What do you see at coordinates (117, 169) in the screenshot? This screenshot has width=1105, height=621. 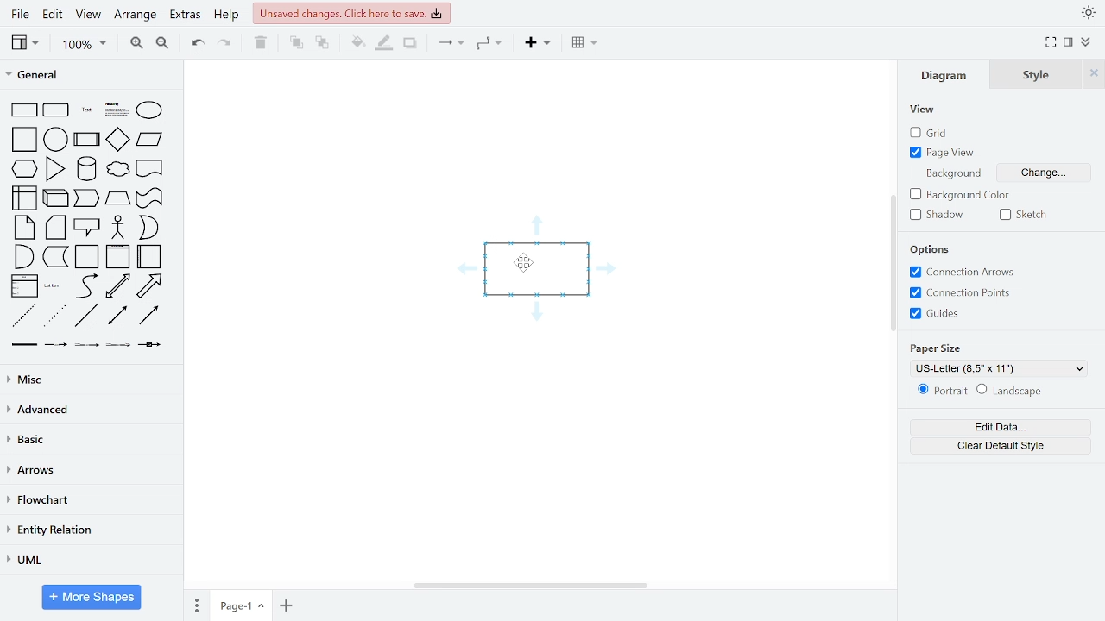 I see `cloud` at bounding box center [117, 169].